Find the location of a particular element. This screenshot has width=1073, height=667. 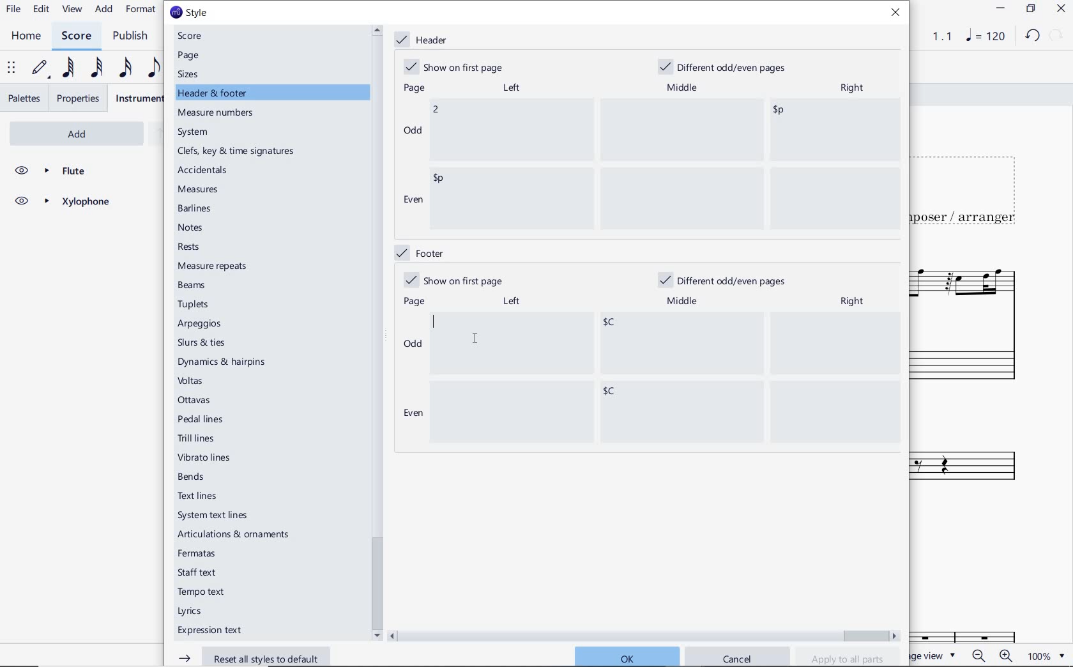

clefs, key & time signatures is located at coordinates (239, 151).